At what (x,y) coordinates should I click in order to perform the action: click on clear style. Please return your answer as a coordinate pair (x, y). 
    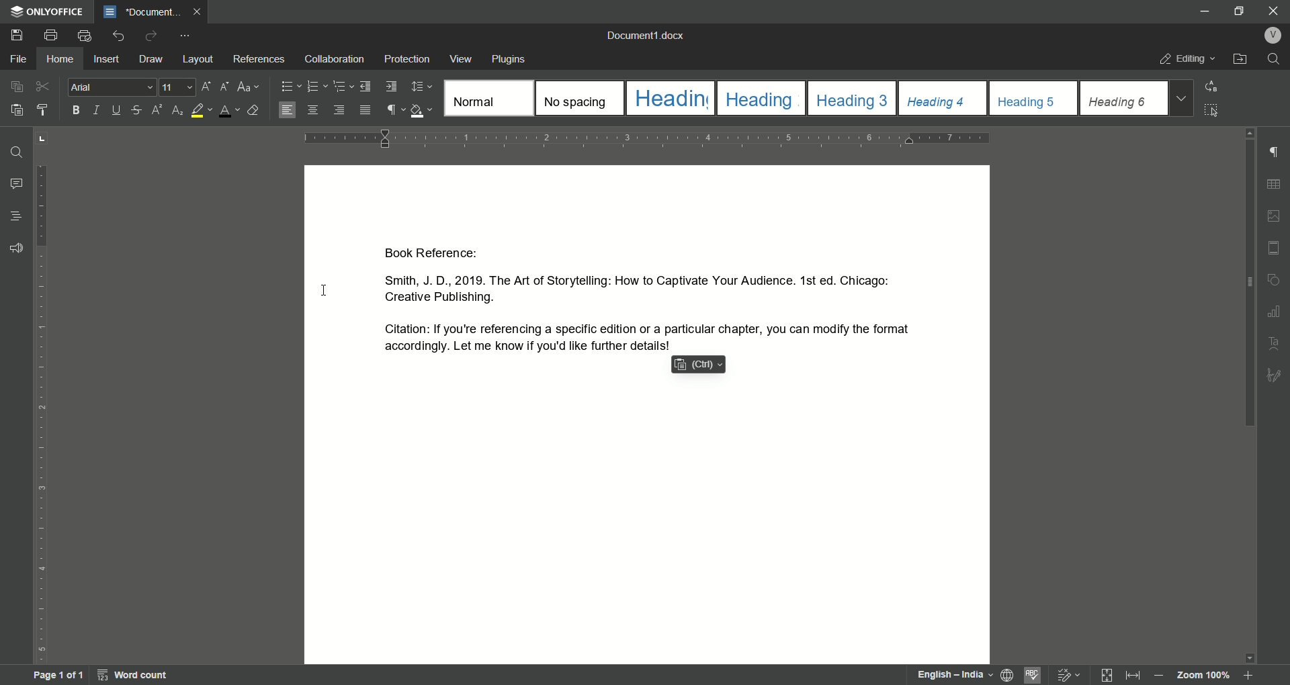
    Looking at the image, I should click on (255, 110).